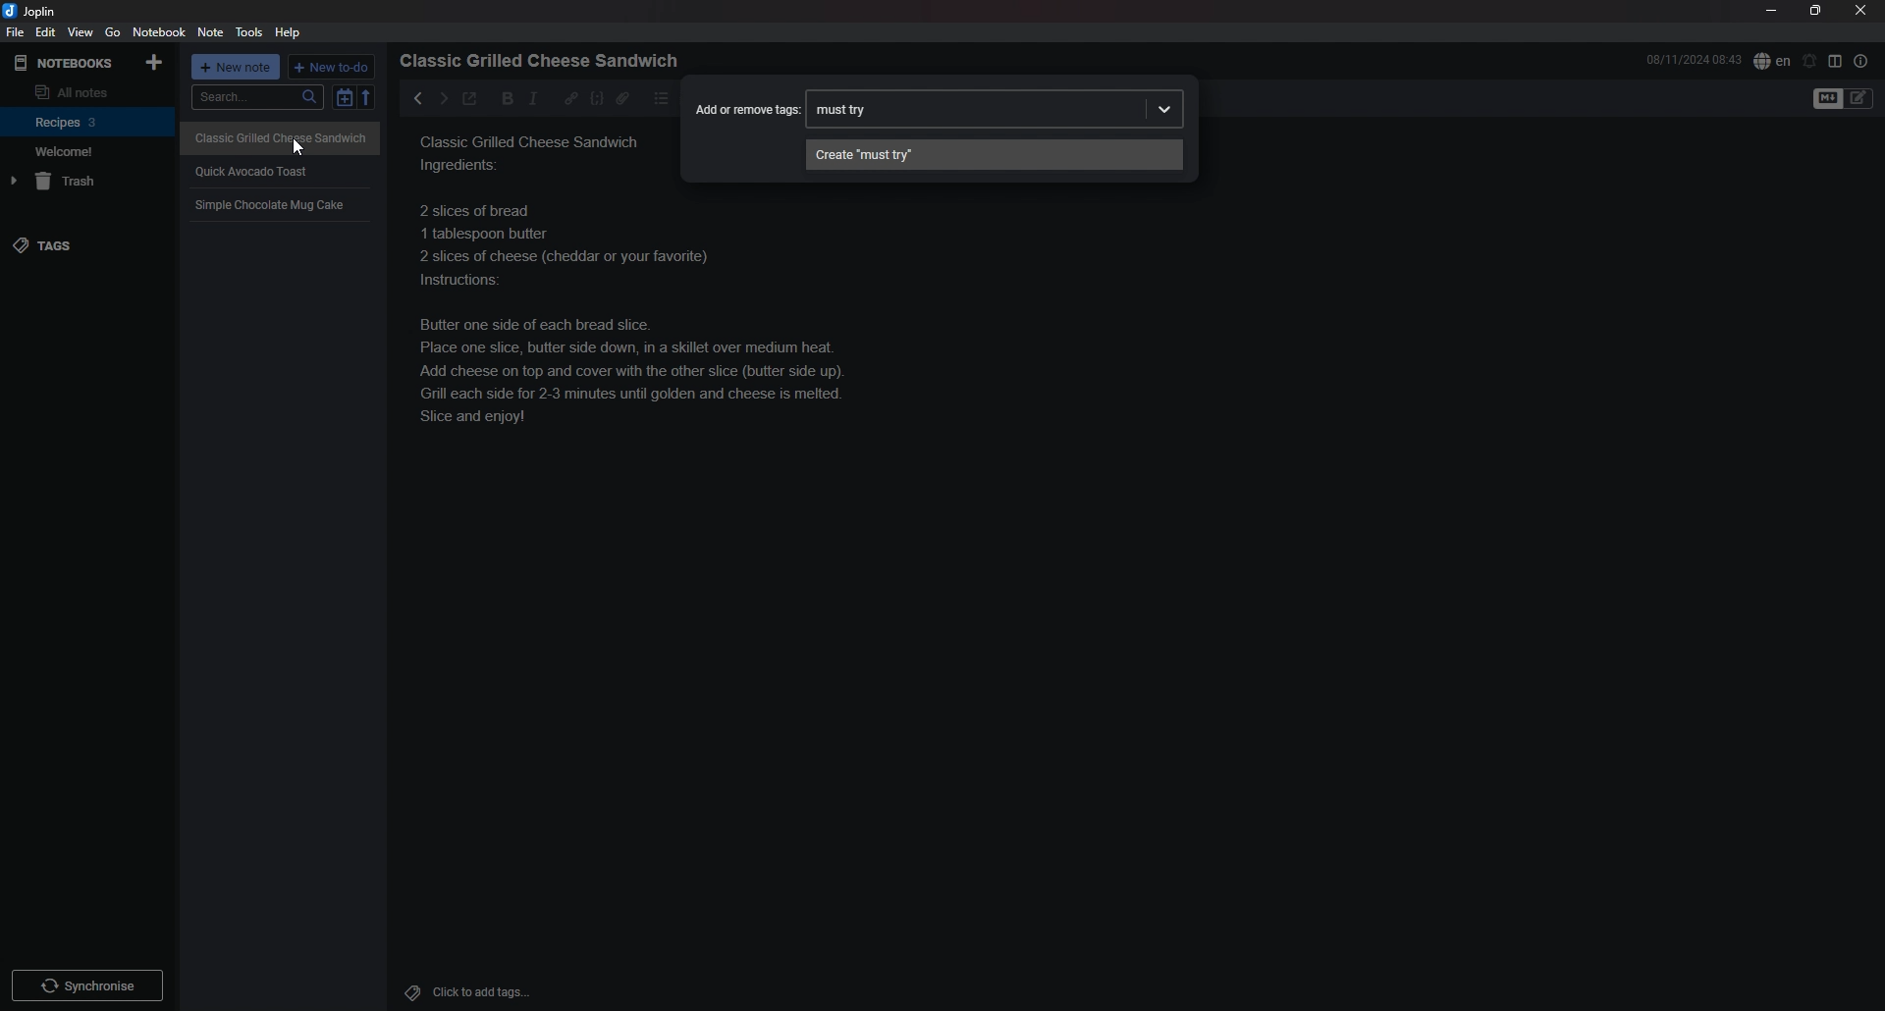 This screenshot has width=1885, height=1011. Describe the element at coordinates (88, 121) in the screenshot. I see `notebook` at that location.